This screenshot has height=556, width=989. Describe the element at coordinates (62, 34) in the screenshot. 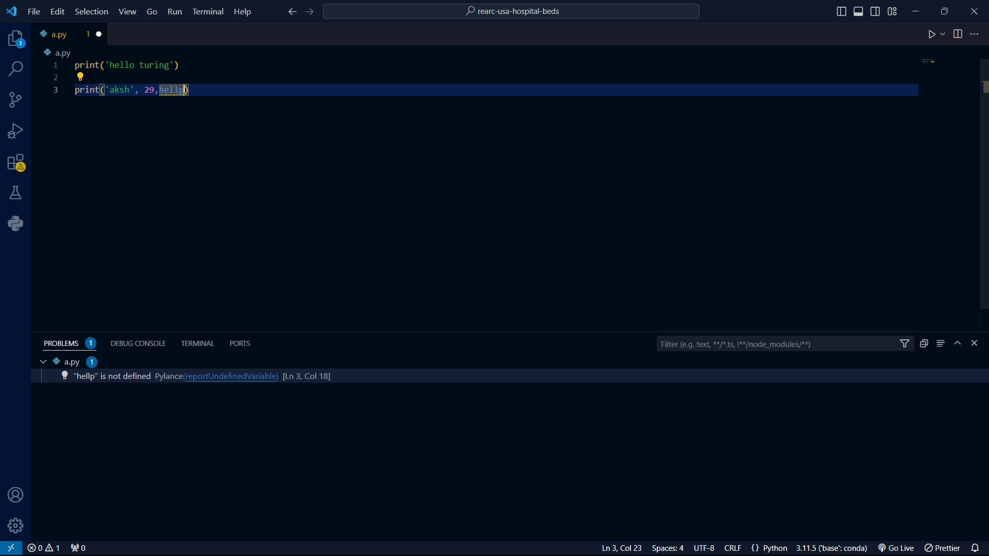

I see `tab` at that location.